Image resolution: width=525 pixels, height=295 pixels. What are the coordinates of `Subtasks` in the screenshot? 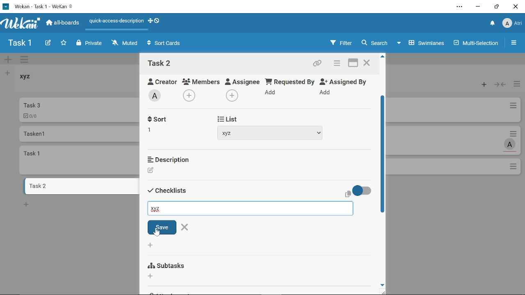 It's located at (171, 265).